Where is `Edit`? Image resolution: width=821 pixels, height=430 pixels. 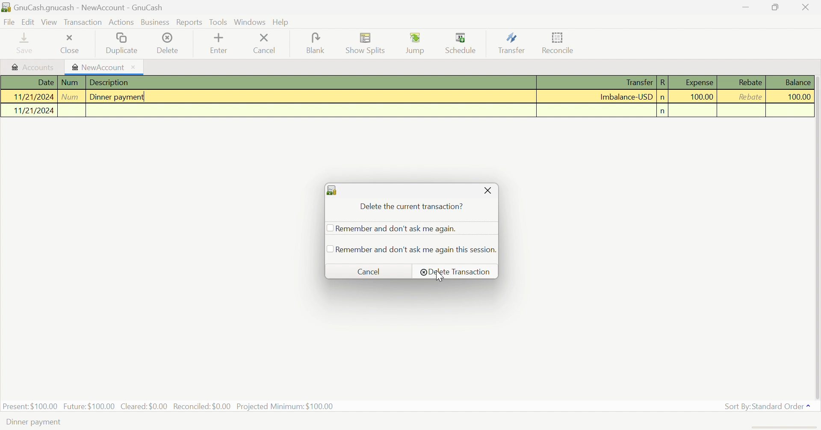
Edit is located at coordinates (28, 22).